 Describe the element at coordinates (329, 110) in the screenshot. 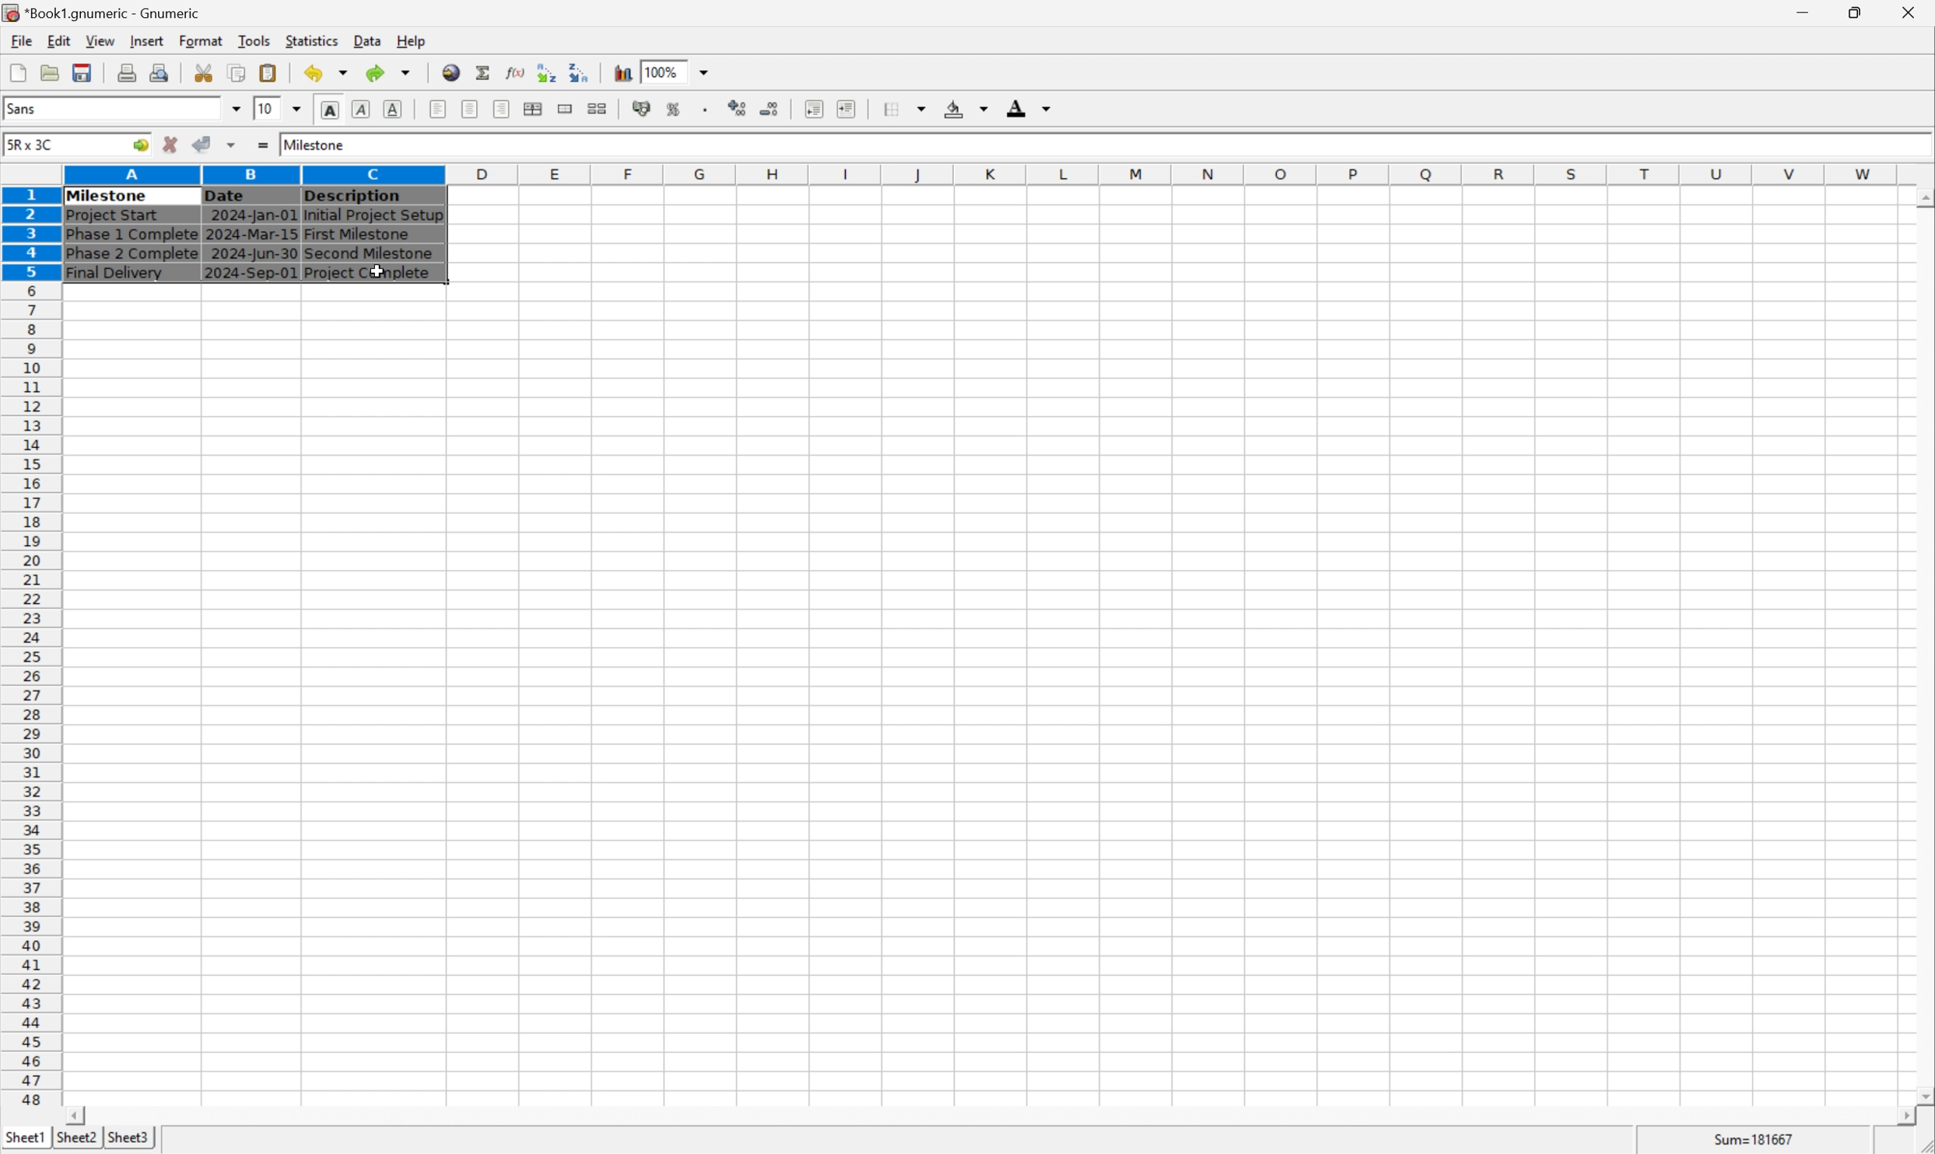

I see `bold` at that location.